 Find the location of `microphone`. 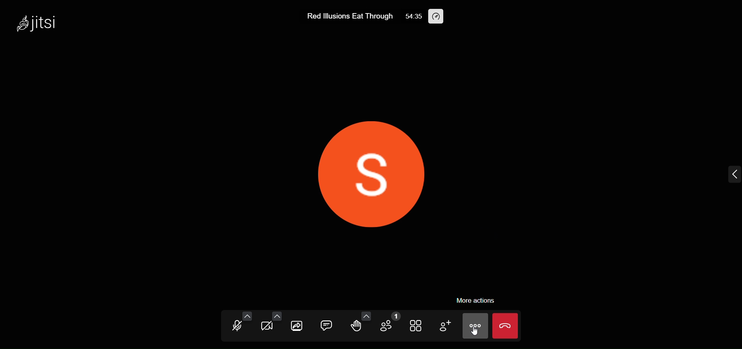

microphone is located at coordinates (237, 327).